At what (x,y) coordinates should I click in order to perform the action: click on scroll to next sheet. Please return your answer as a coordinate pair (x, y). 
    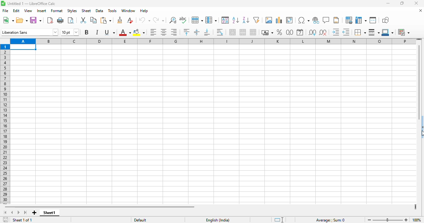
    Looking at the image, I should click on (19, 213).